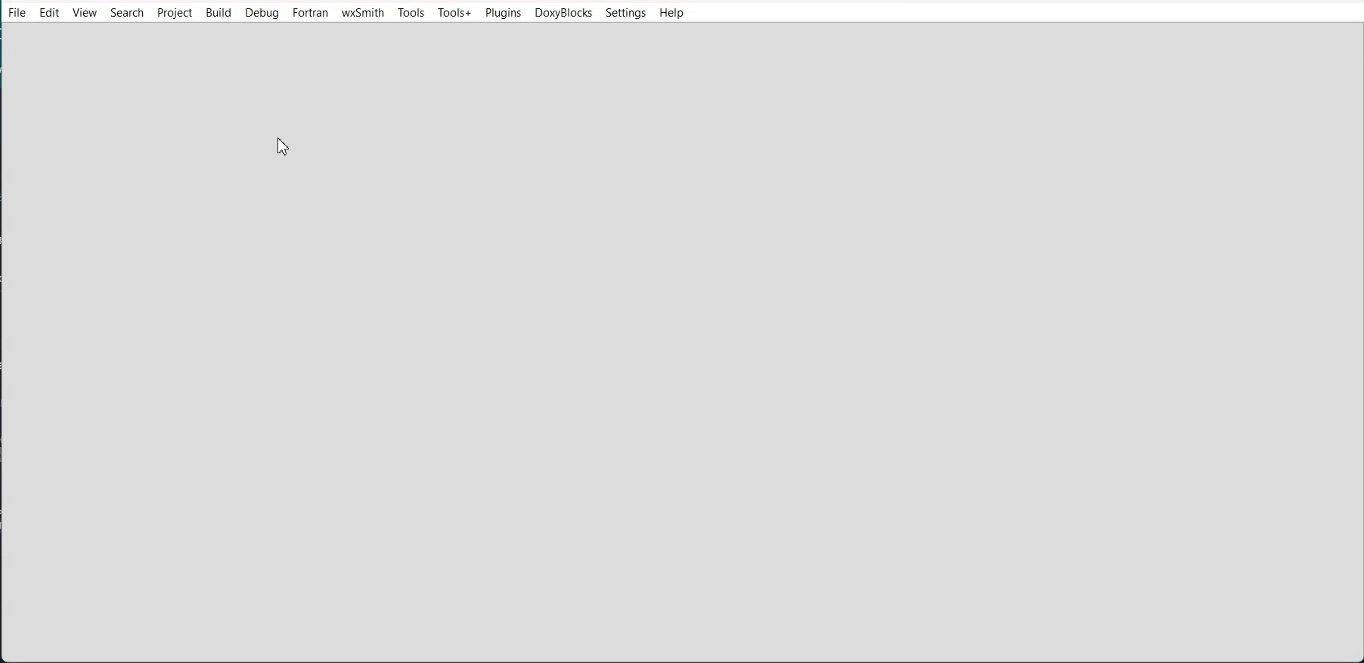  Describe the element at coordinates (174, 13) in the screenshot. I see `Project` at that location.